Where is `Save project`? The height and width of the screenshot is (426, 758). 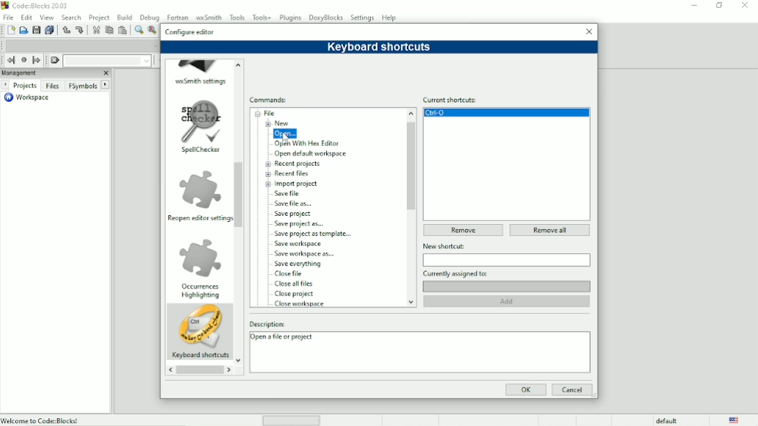 Save project is located at coordinates (295, 214).